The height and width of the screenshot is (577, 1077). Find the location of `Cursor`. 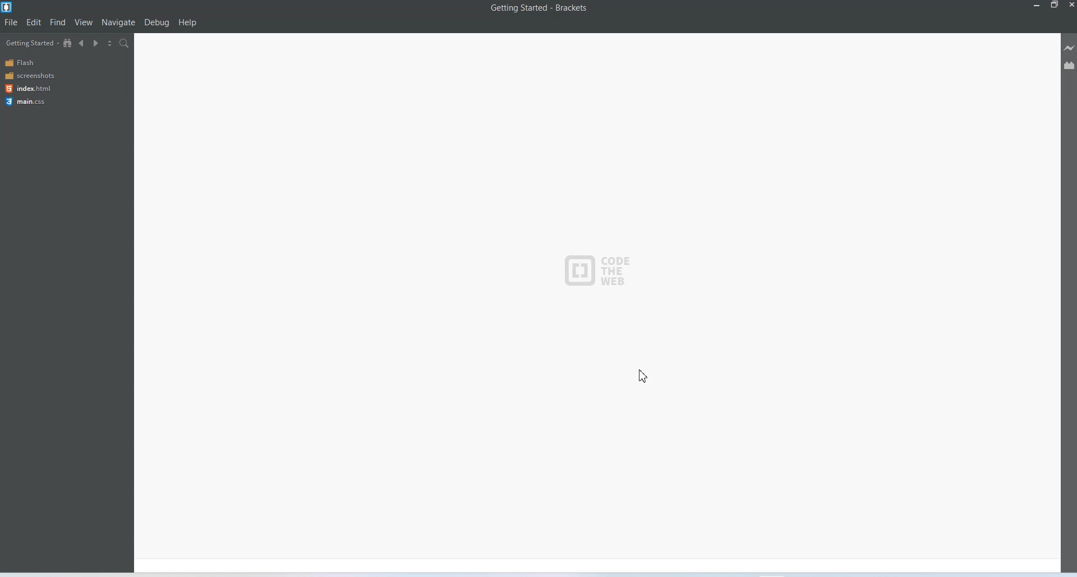

Cursor is located at coordinates (645, 374).